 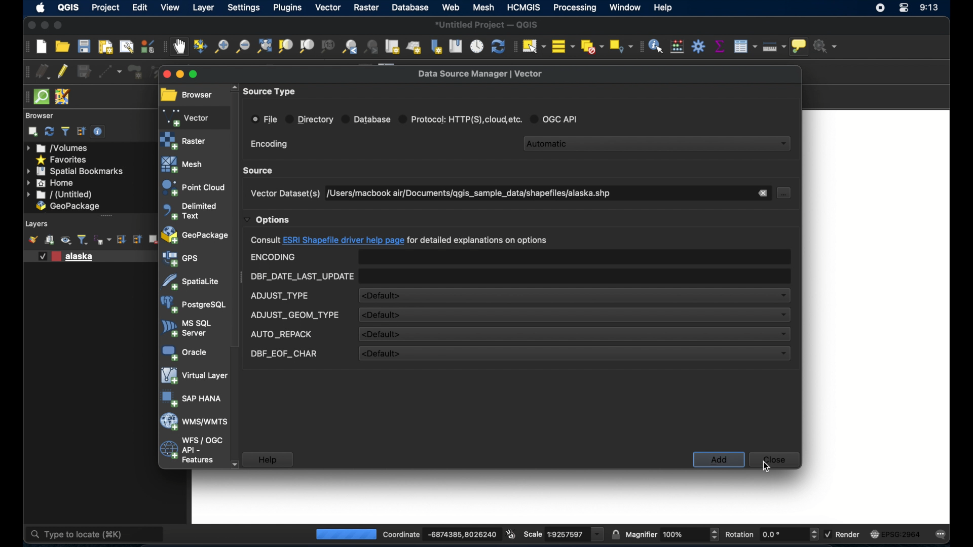 What do you see at coordinates (622, 46) in the screenshot?
I see `select by location` at bounding box center [622, 46].